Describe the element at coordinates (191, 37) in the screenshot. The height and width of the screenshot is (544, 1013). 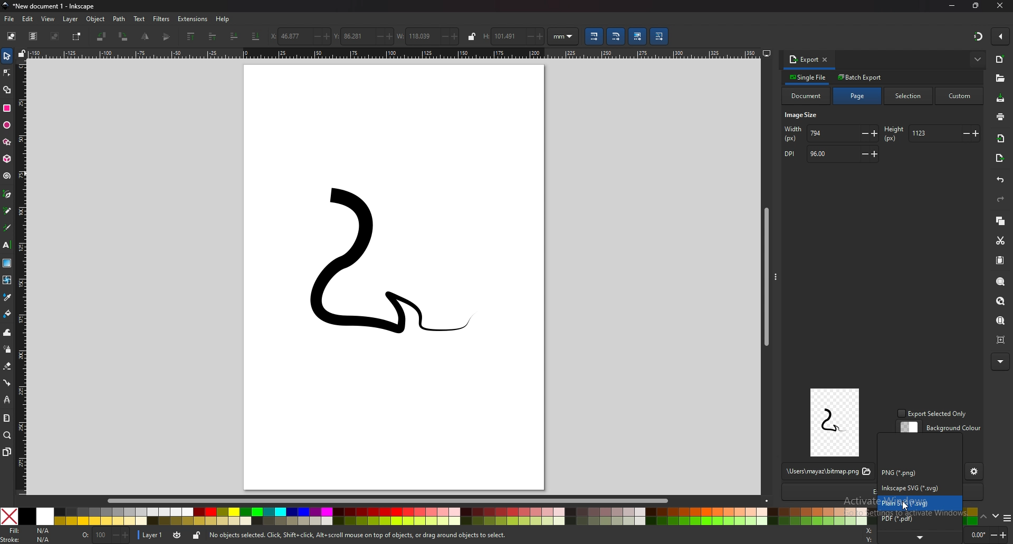
I see `raise selection to top` at that location.